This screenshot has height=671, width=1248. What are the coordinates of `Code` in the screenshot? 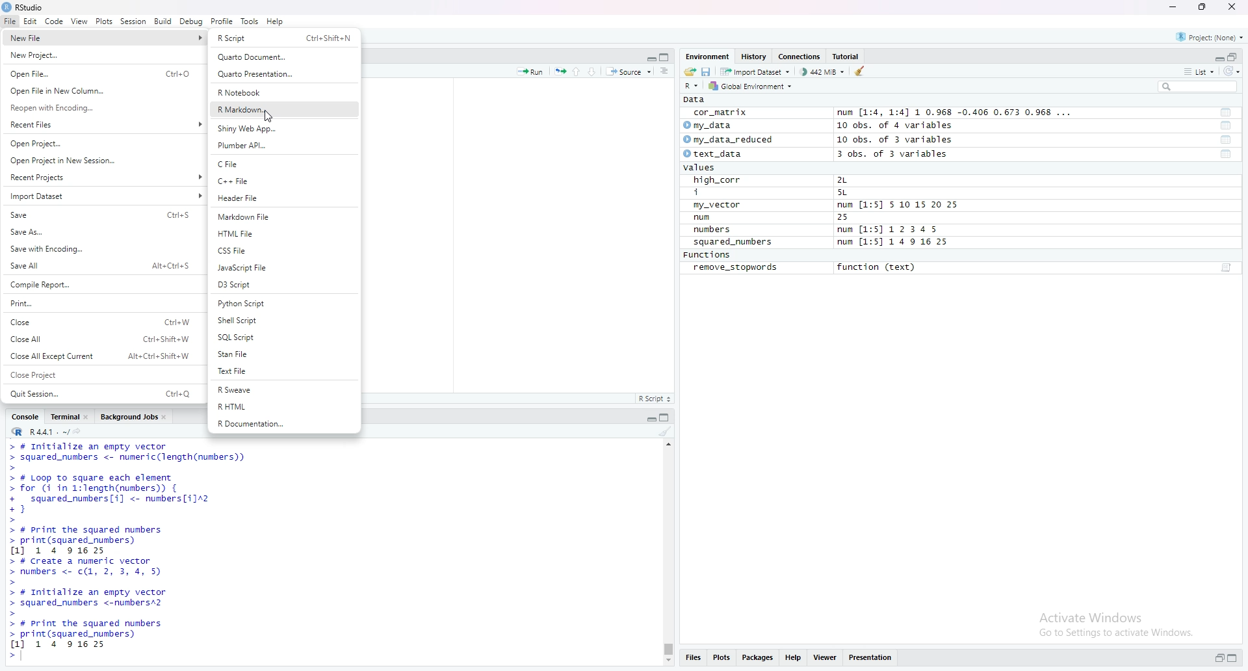 It's located at (53, 21).